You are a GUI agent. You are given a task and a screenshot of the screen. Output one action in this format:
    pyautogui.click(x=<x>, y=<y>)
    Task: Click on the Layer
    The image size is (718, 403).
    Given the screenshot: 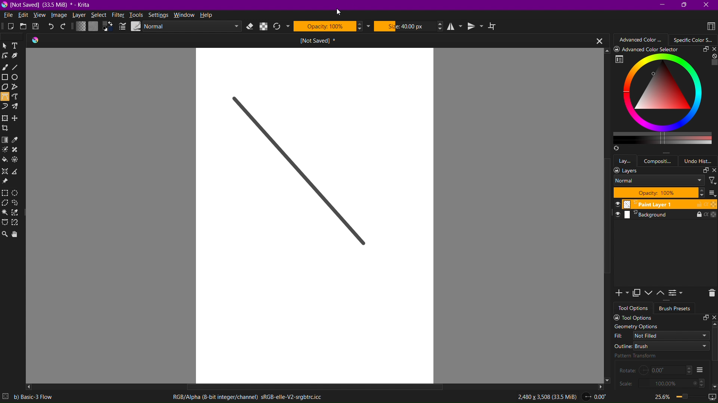 What is the action you would take?
    pyautogui.click(x=80, y=16)
    